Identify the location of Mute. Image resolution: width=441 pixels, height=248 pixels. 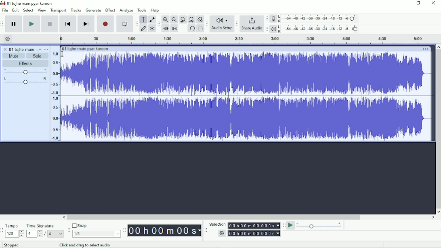
(14, 56).